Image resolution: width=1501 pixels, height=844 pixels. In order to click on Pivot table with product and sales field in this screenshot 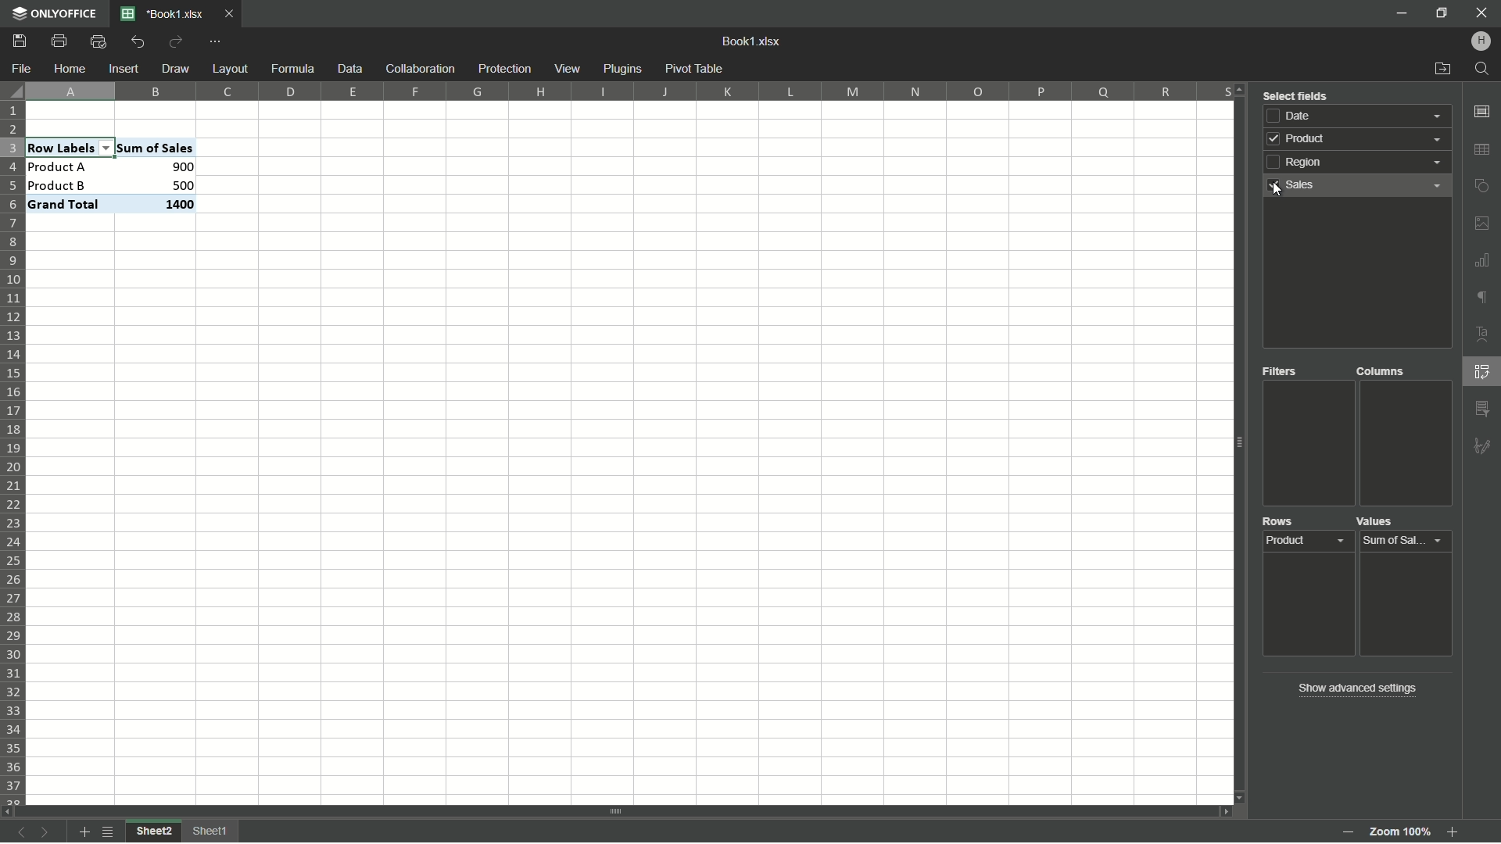, I will do `click(110, 177)`.